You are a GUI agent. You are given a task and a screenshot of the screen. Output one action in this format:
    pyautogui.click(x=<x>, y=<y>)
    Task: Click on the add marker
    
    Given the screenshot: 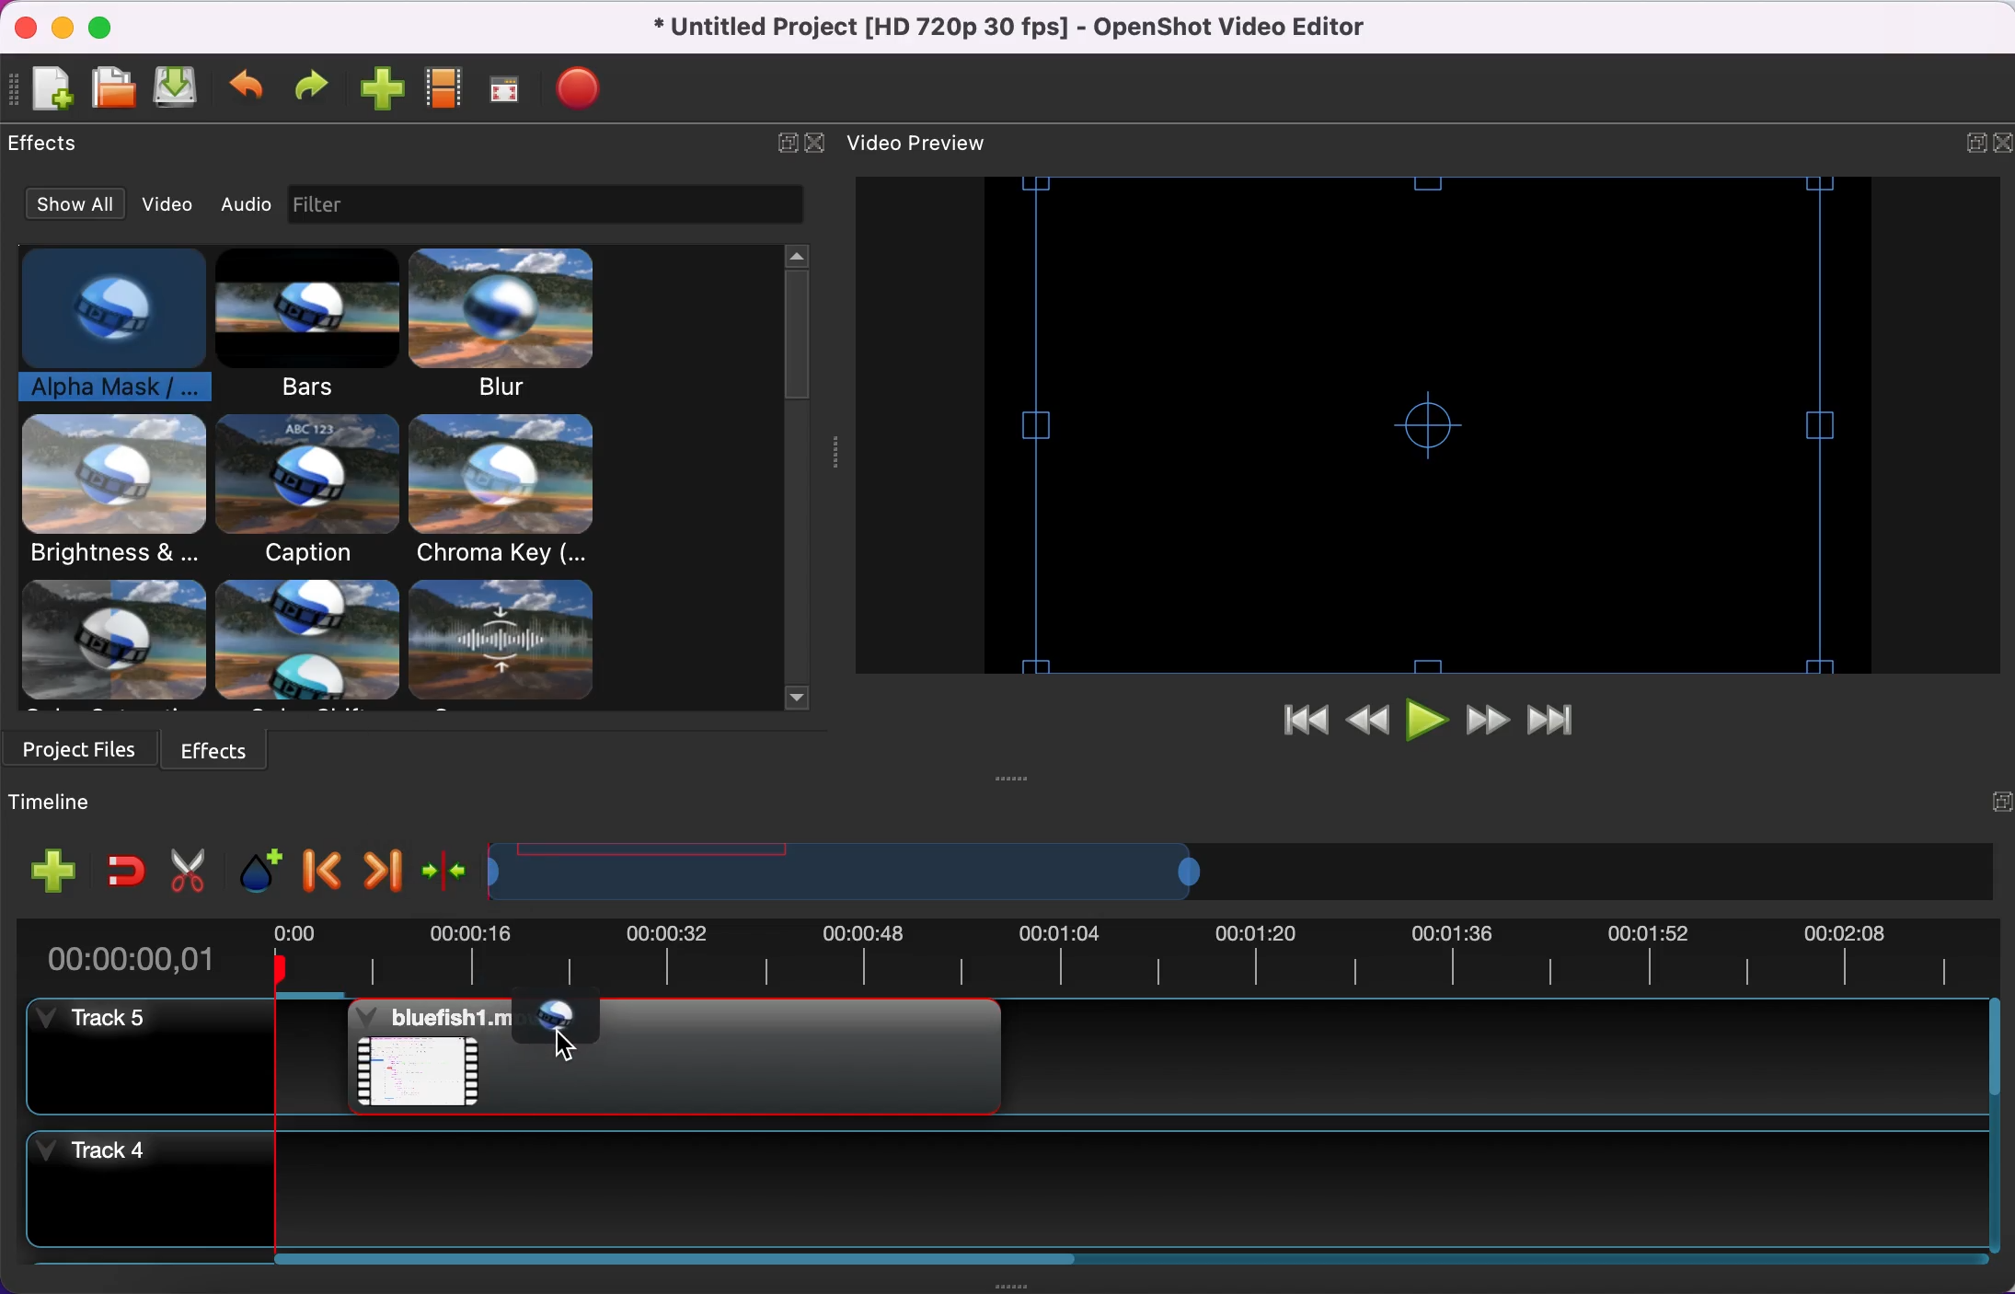 What is the action you would take?
    pyautogui.click(x=254, y=868)
    